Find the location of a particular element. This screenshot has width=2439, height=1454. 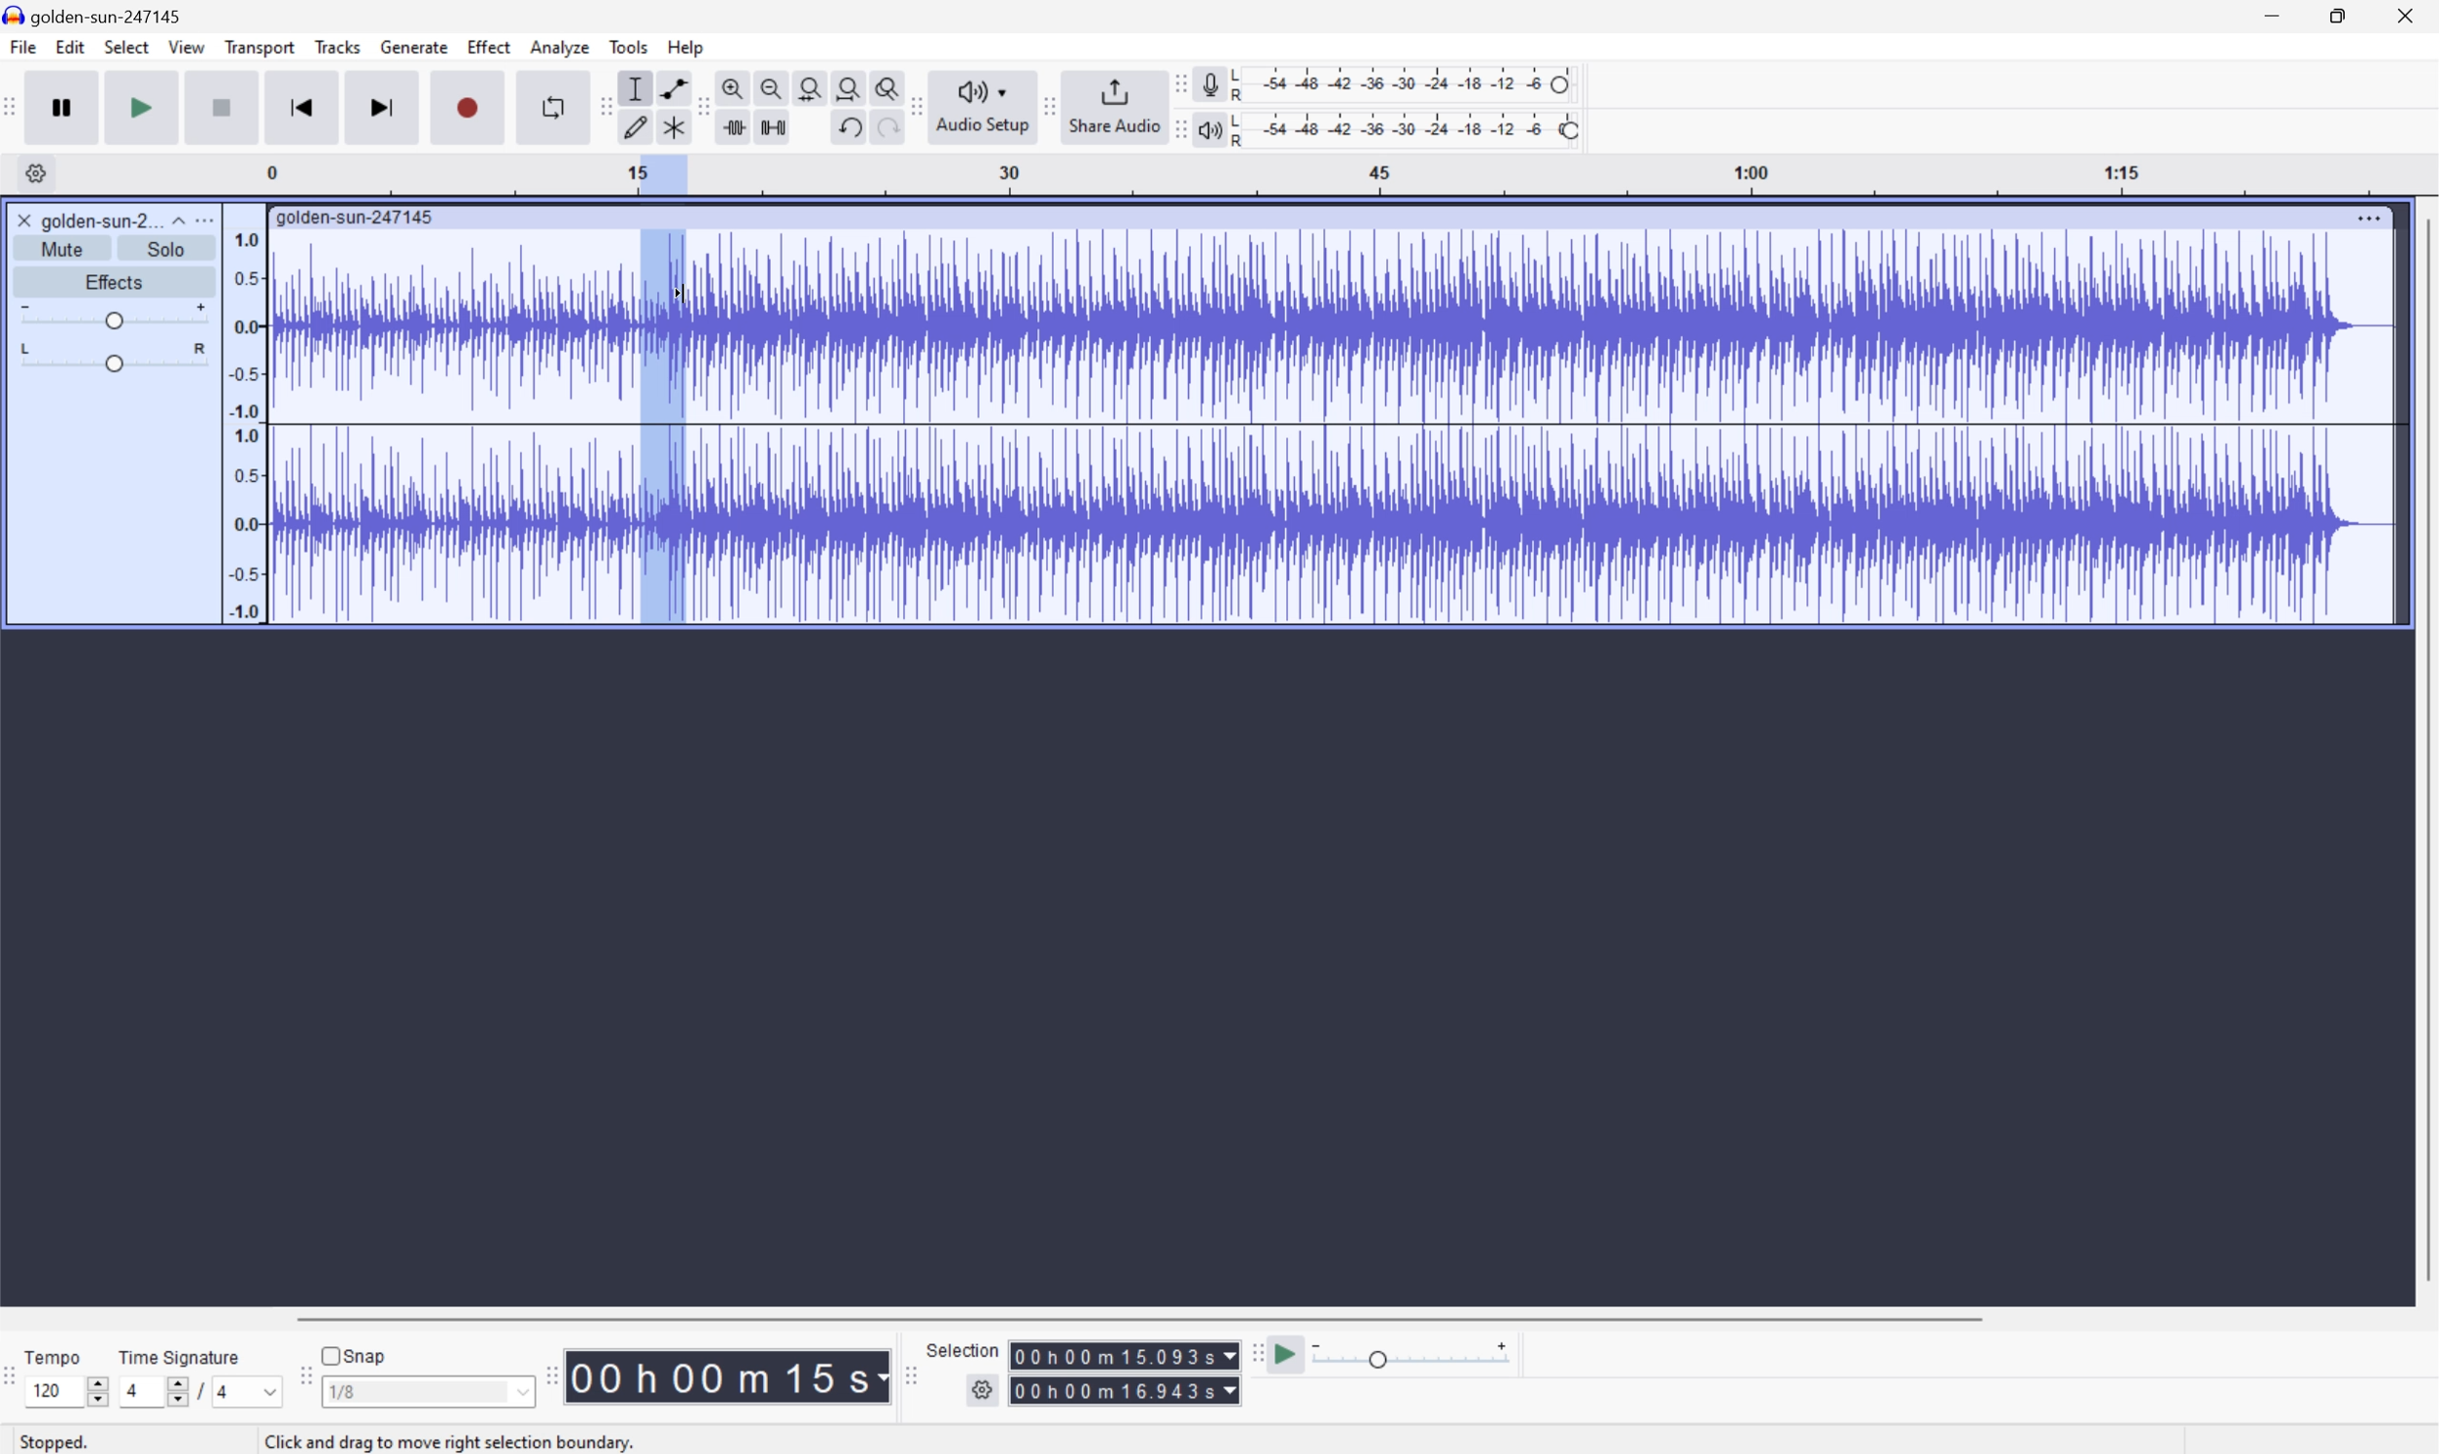

Selection is located at coordinates (964, 1349).